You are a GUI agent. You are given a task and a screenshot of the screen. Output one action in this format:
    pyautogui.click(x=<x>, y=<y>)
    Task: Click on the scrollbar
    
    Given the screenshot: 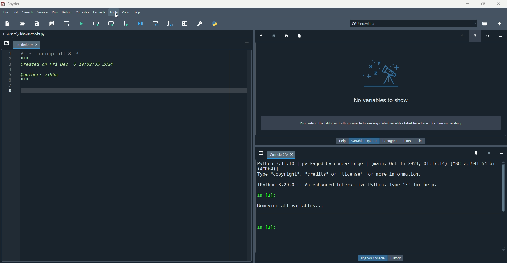 What is the action you would take?
    pyautogui.click(x=504, y=186)
    